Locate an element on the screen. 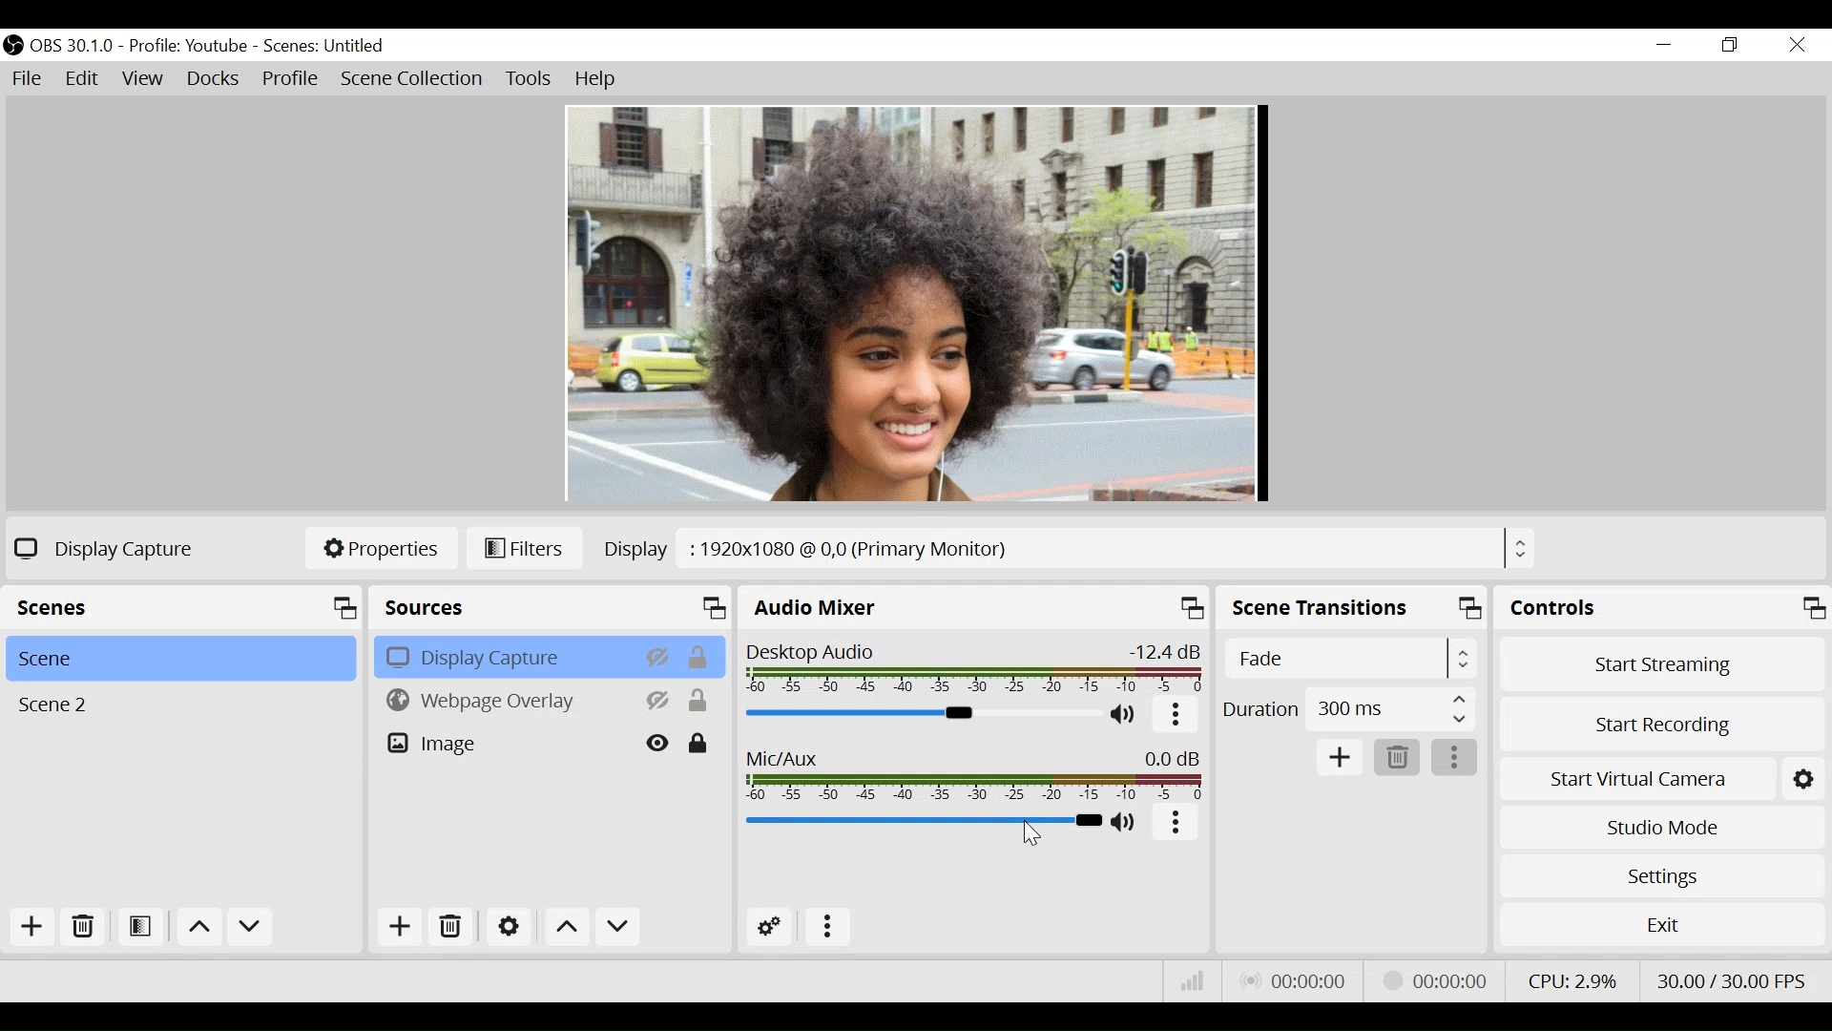 The image size is (1832, 1031). Add is located at coordinates (400, 928).